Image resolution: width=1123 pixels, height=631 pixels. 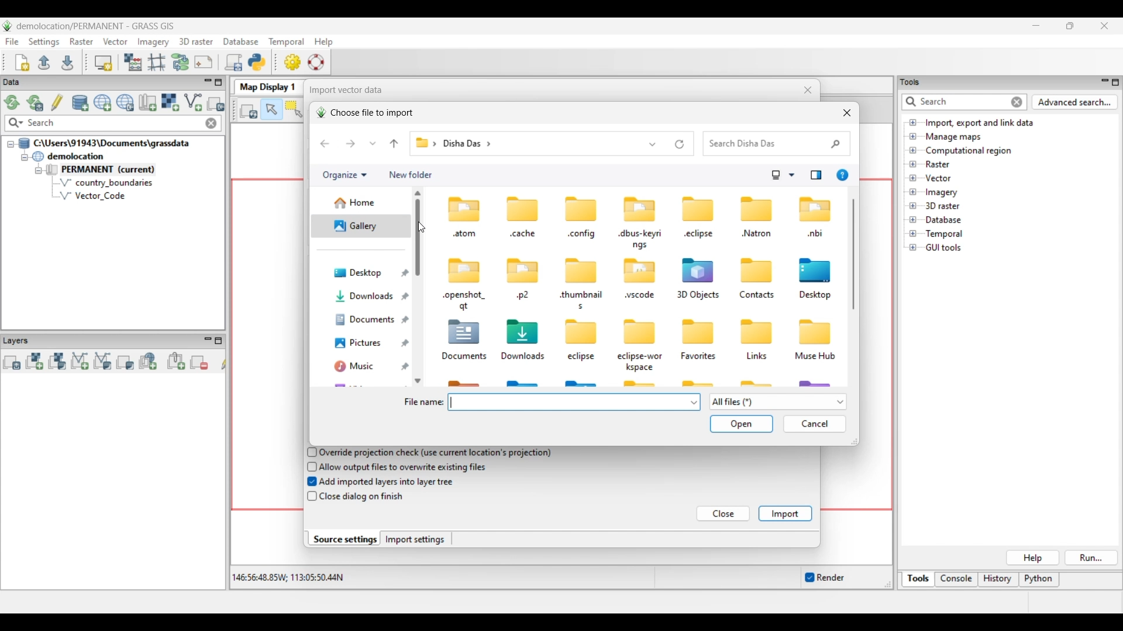 I want to click on Show interface in a smaller tab, so click(x=1070, y=26).